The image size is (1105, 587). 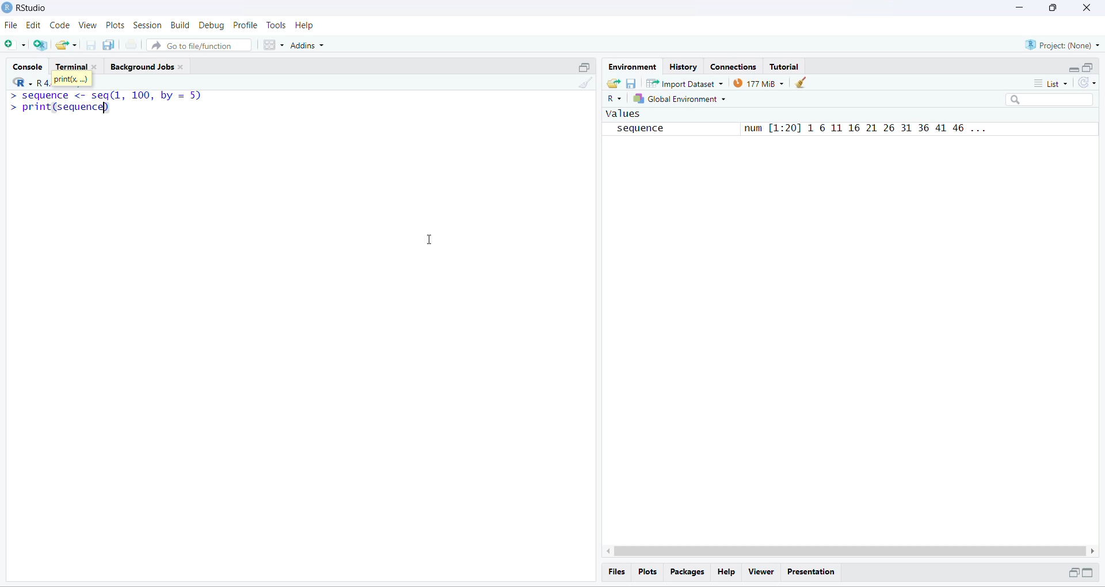 What do you see at coordinates (309, 45) in the screenshot?
I see `addins` at bounding box center [309, 45].